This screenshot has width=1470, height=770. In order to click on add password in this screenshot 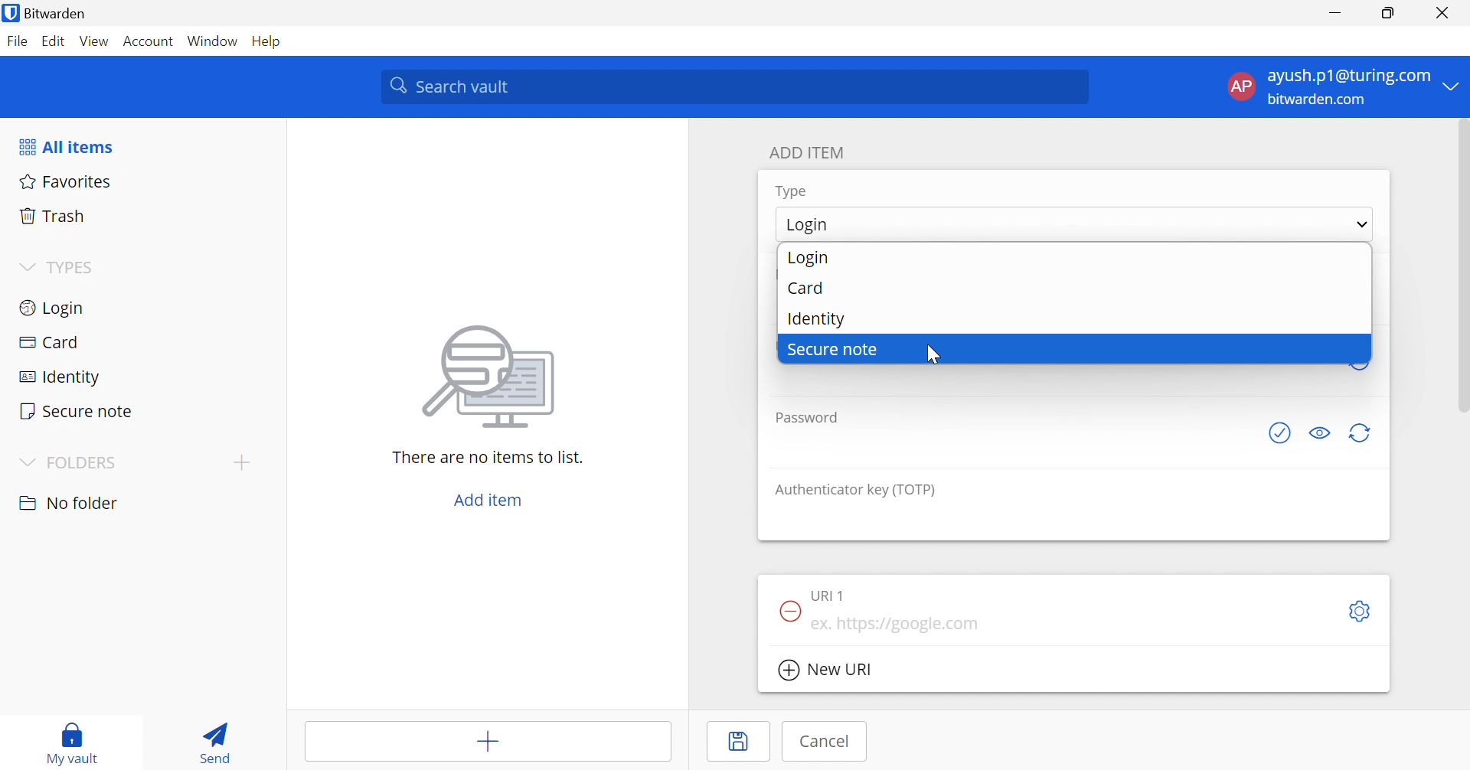, I will do `click(1012, 446)`.